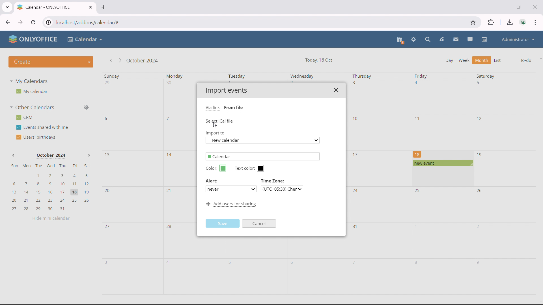  What do you see at coordinates (414, 40) in the screenshot?
I see `settings` at bounding box center [414, 40].